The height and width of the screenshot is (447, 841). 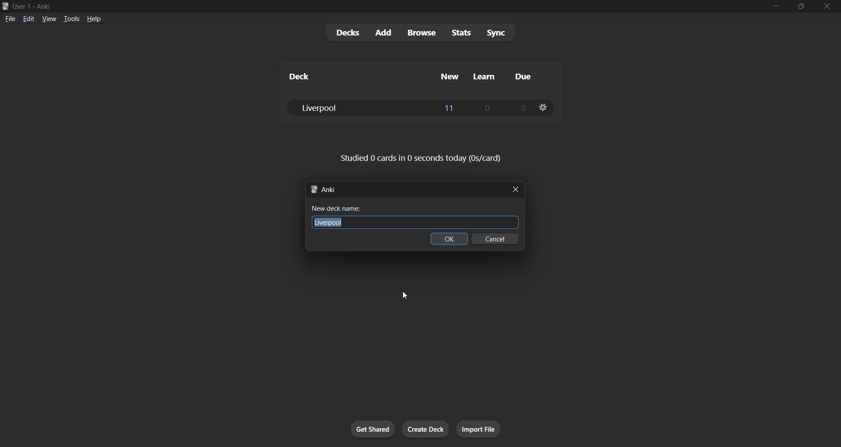 I want to click on due column, so click(x=528, y=77).